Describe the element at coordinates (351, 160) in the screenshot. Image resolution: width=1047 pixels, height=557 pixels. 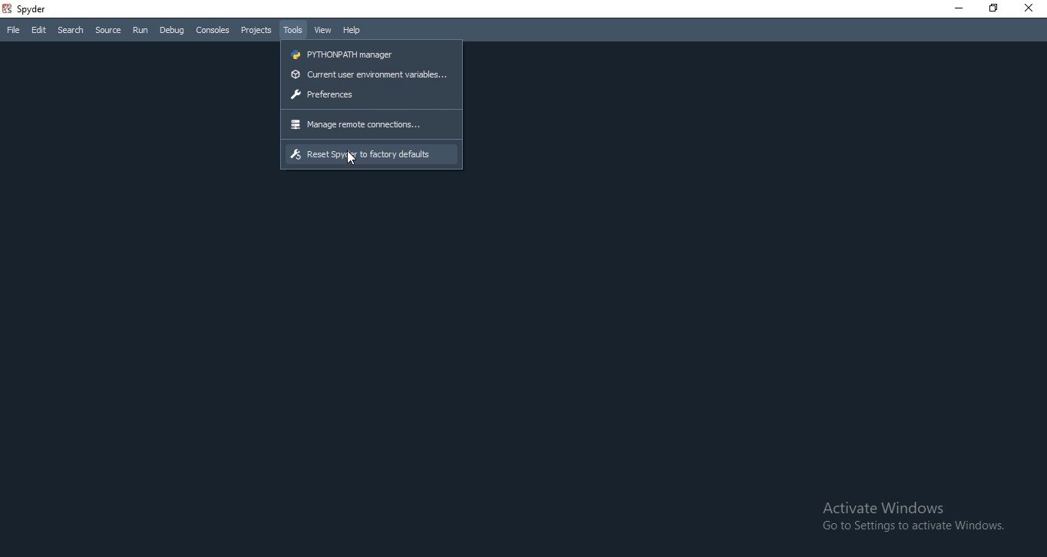
I see `cursor` at that location.